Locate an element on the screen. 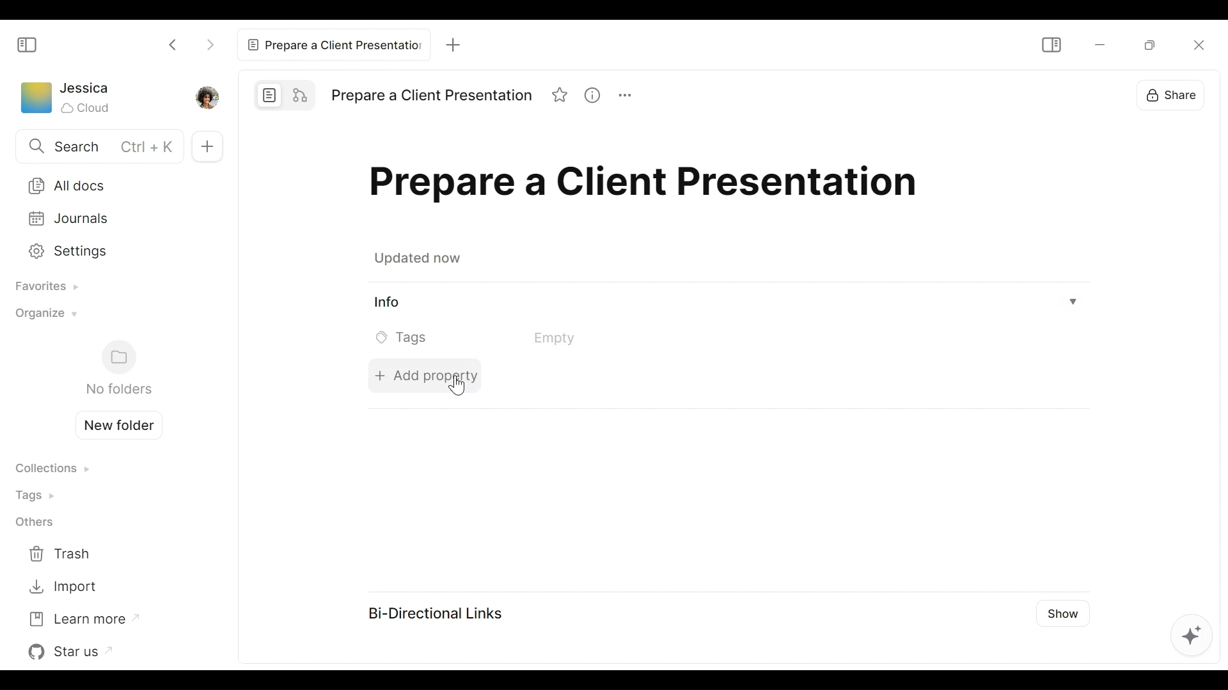 This screenshot has height=690, width=1228. View Information is located at coordinates (597, 96).